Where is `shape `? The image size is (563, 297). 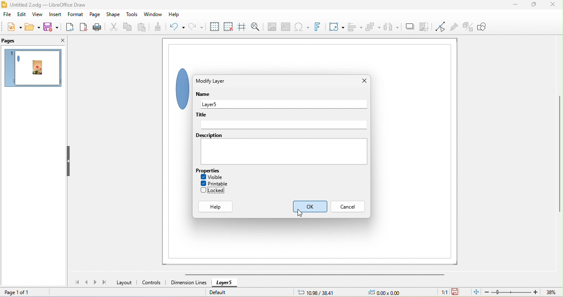 shape  is located at coordinates (114, 14).